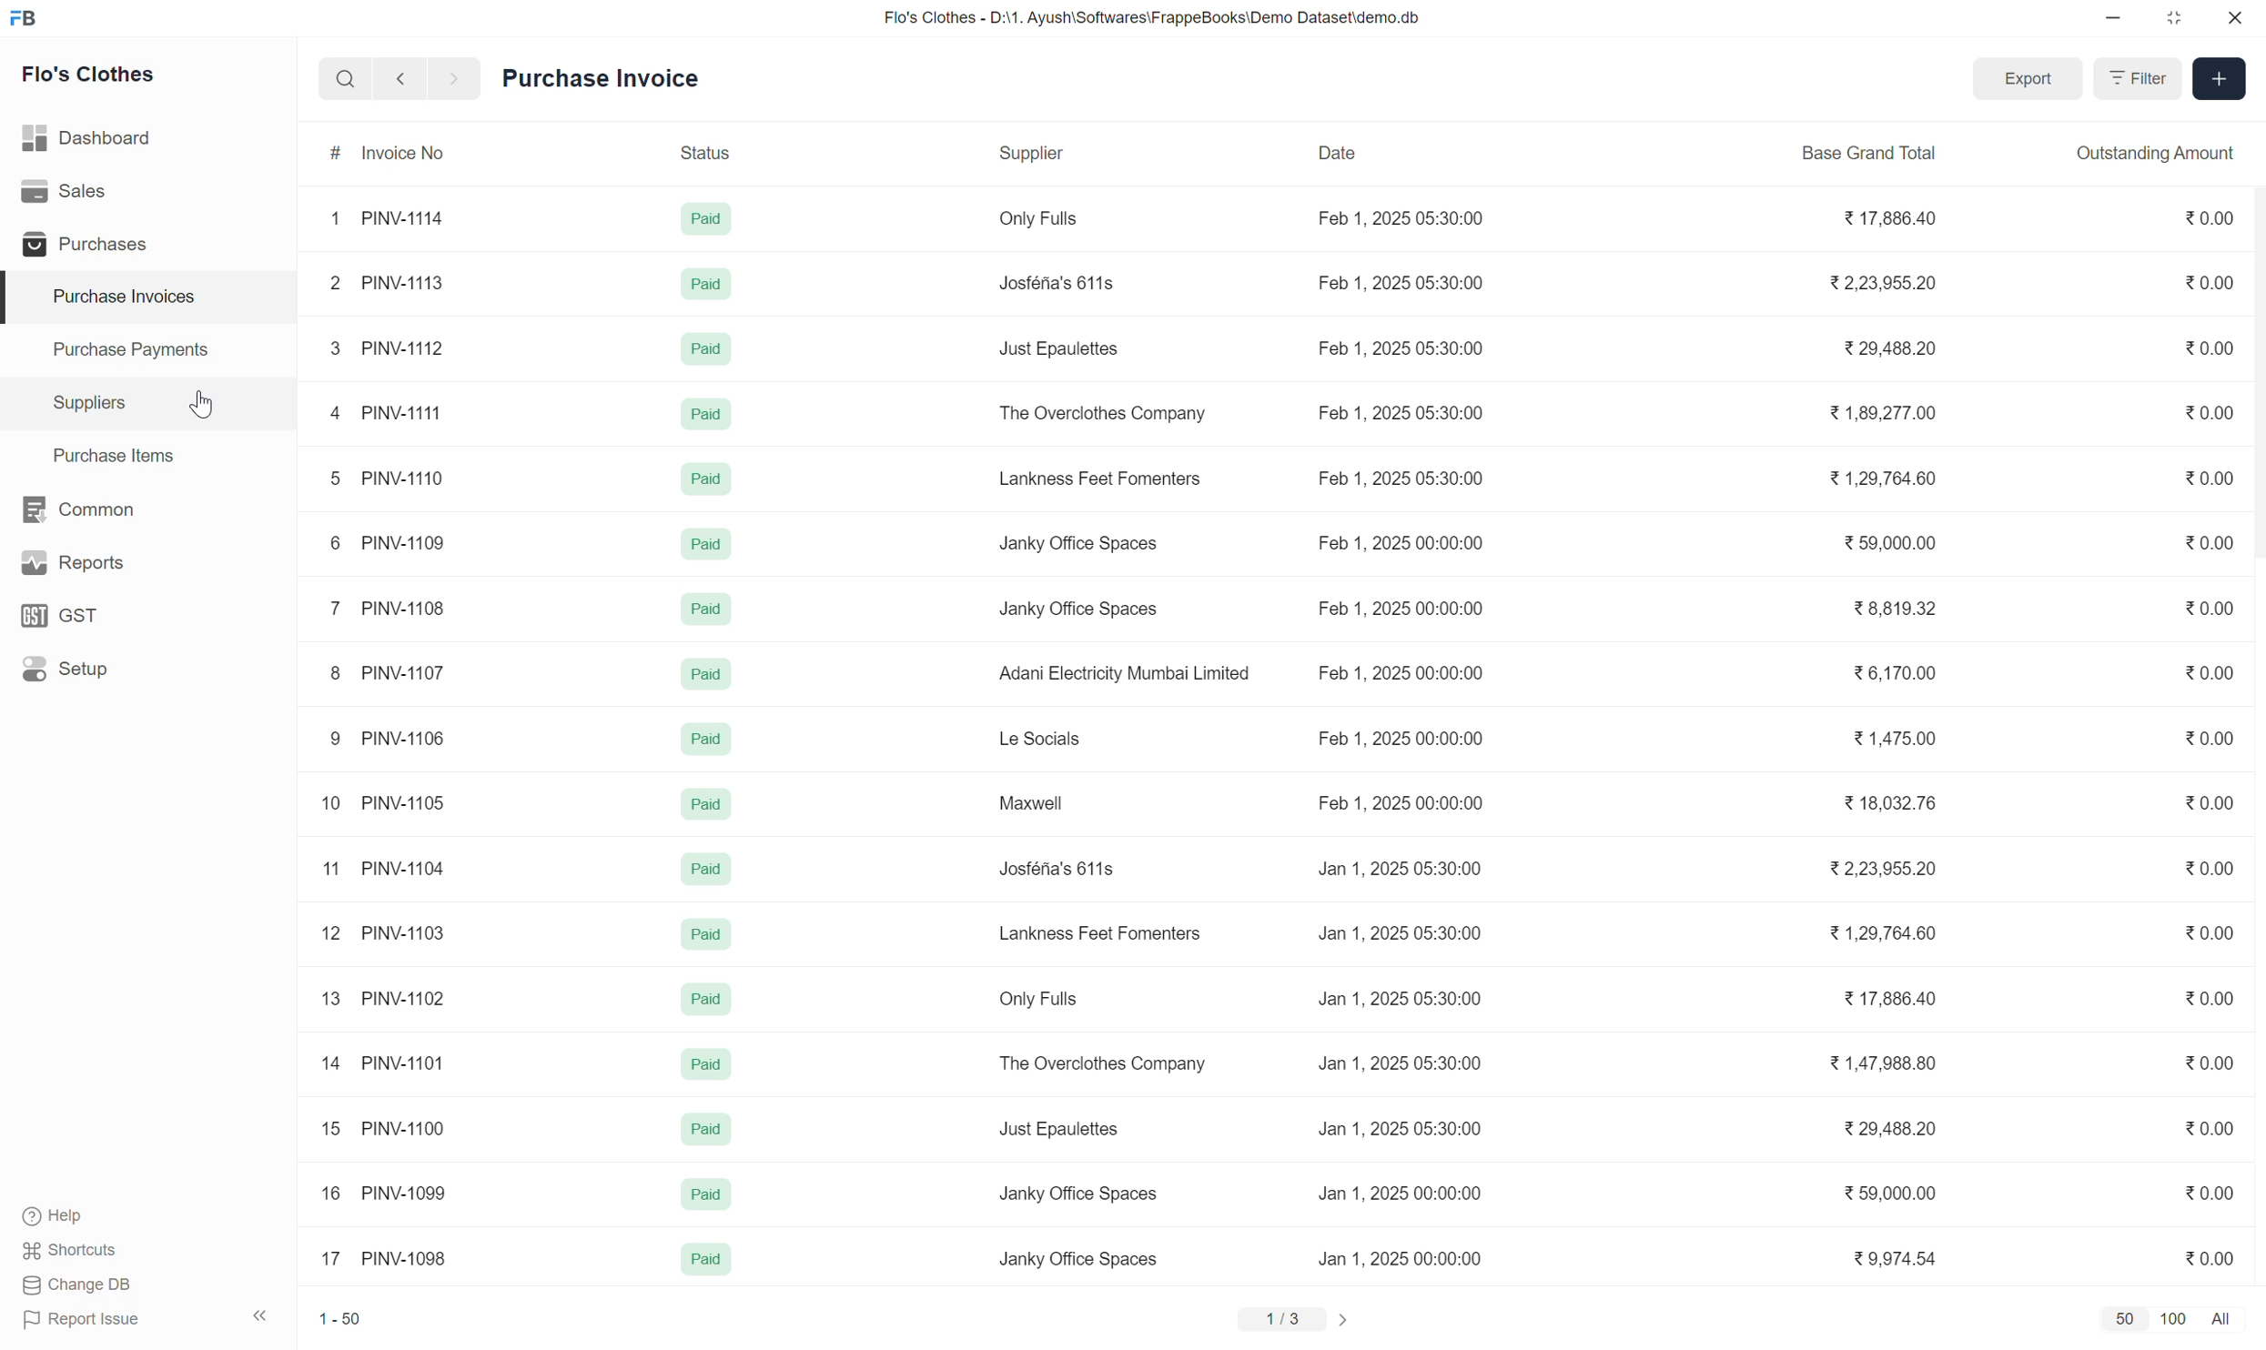  Describe the element at coordinates (706, 805) in the screenshot. I see `Paid` at that location.